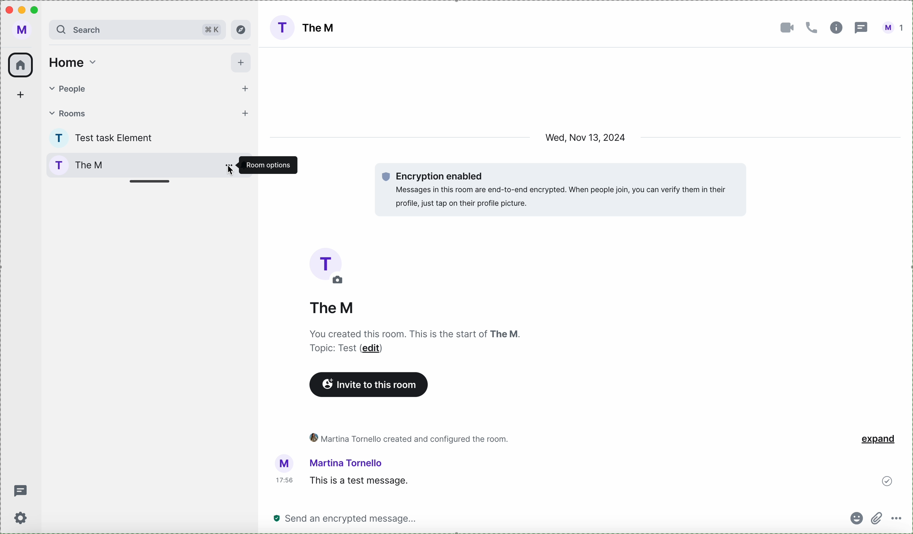 The image size is (913, 534). Describe the element at coordinates (35, 9) in the screenshot. I see `maximize` at that location.